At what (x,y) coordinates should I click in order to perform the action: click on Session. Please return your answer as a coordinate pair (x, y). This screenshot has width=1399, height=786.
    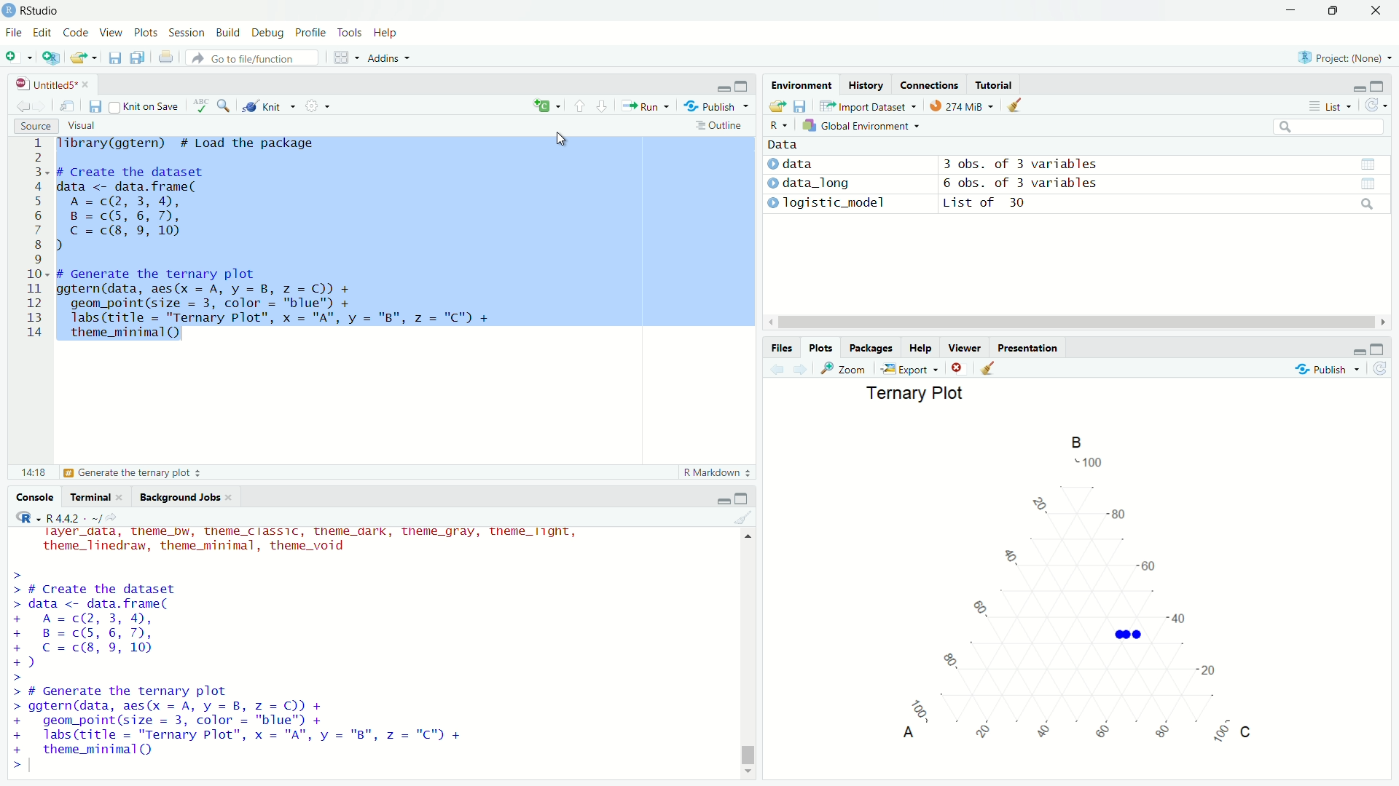
    Looking at the image, I should click on (186, 34).